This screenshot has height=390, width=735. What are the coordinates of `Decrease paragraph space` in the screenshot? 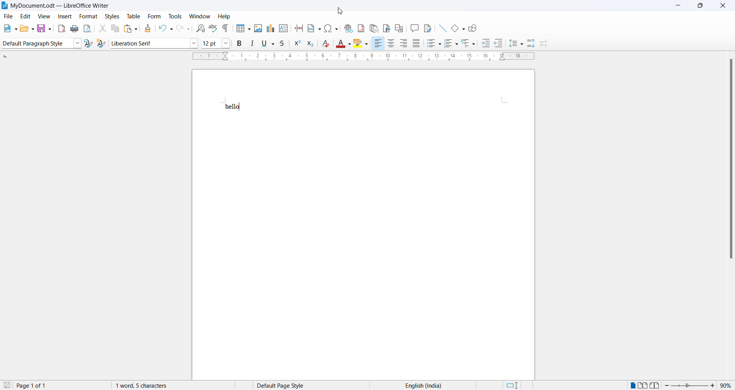 It's located at (546, 44).